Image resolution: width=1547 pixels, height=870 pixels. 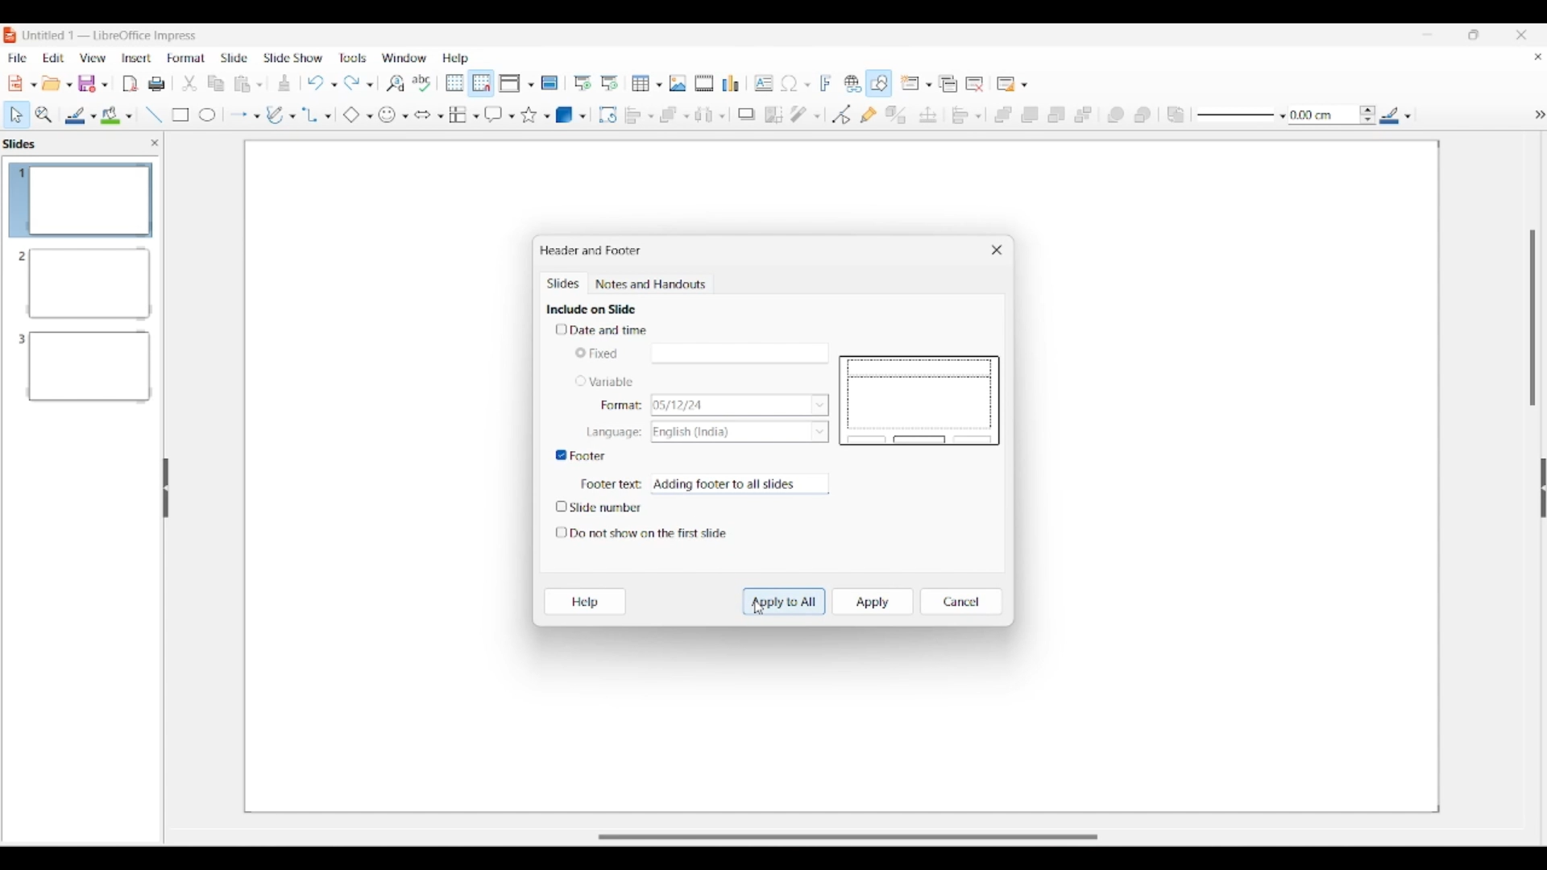 What do you see at coordinates (1014, 84) in the screenshot?
I see `Slide layout` at bounding box center [1014, 84].